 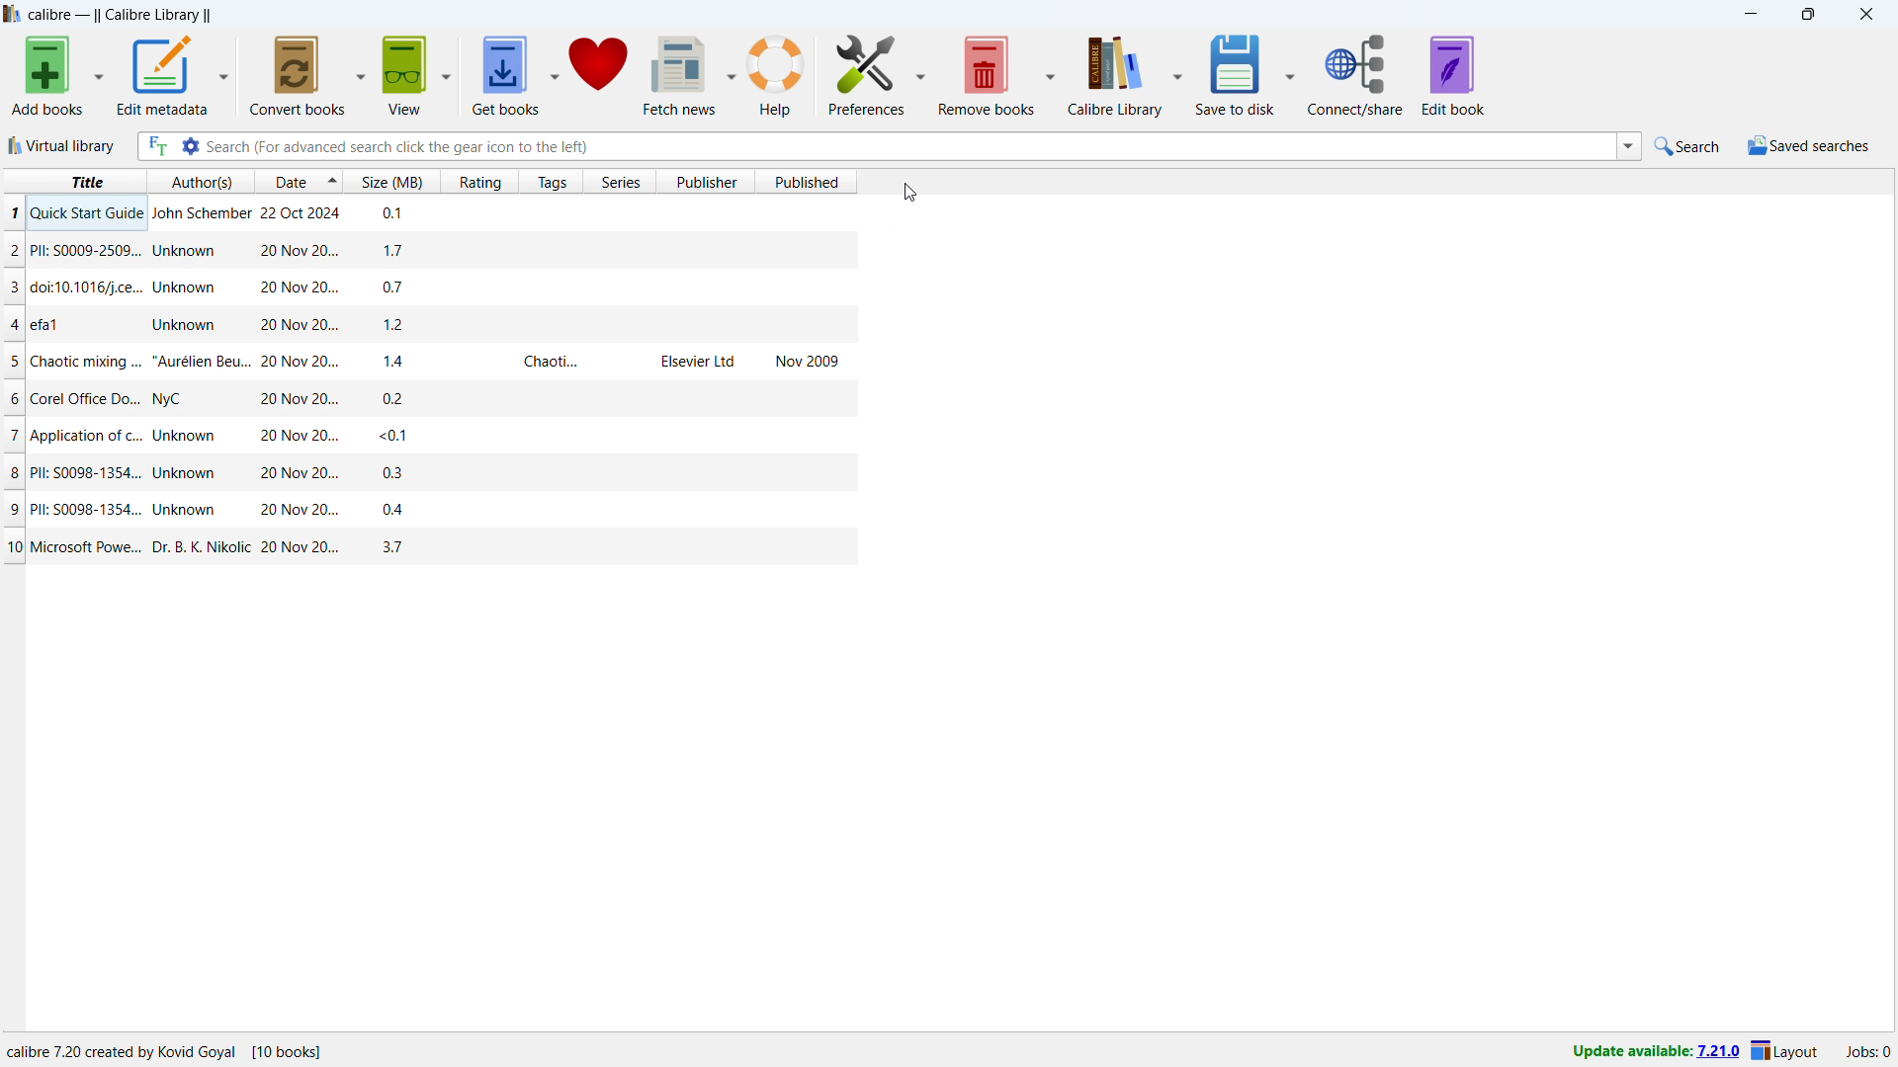 What do you see at coordinates (1116, 73) in the screenshot?
I see `calibre library ` at bounding box center [1116, 73].